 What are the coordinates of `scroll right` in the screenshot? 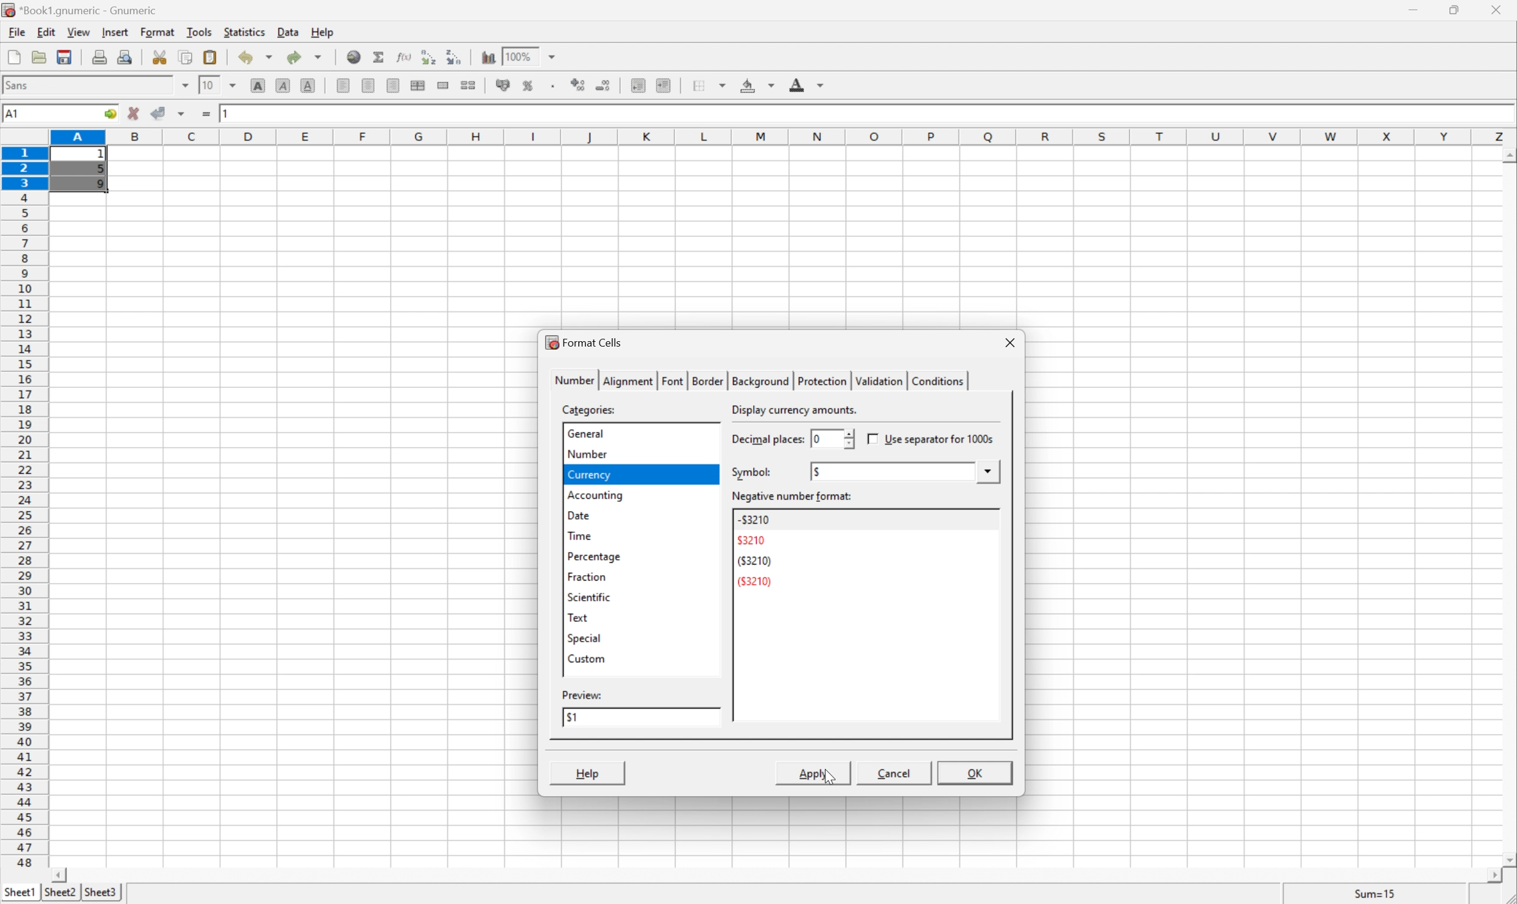 It's located at (1493, 876).